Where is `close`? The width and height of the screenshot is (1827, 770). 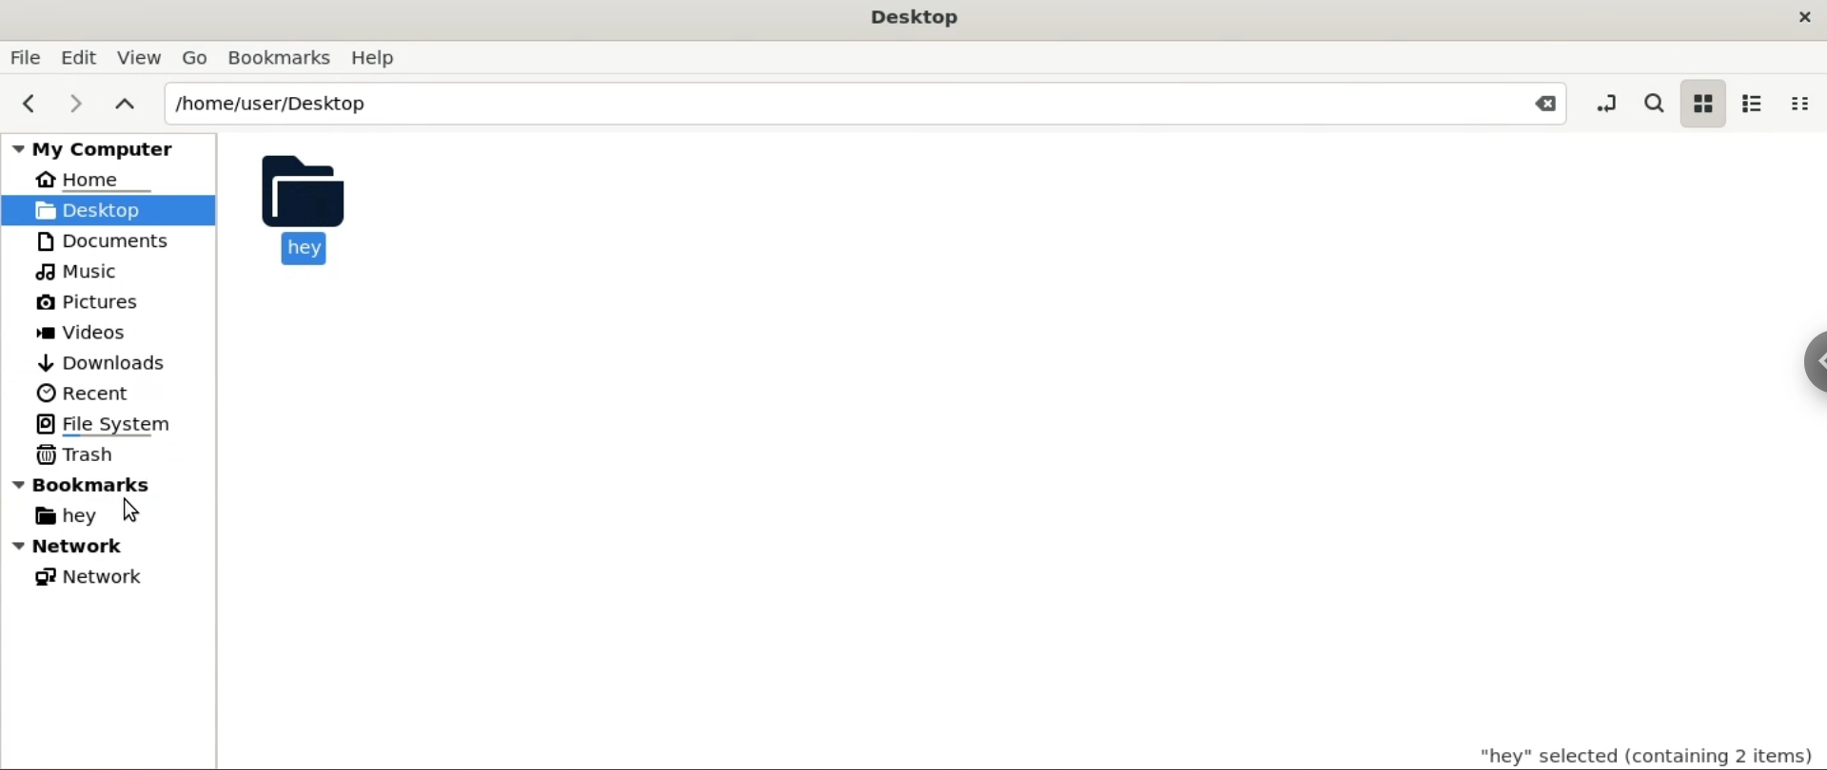 close is located at coordinates (1797, 19).